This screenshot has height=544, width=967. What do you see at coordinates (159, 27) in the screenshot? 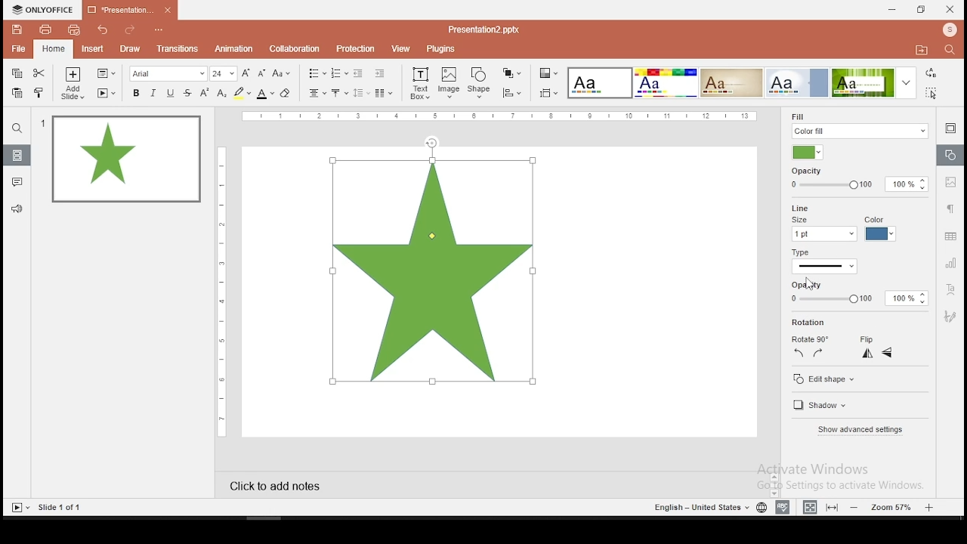
I see `customize quick access toolbar` at bounding box center [159, 27].